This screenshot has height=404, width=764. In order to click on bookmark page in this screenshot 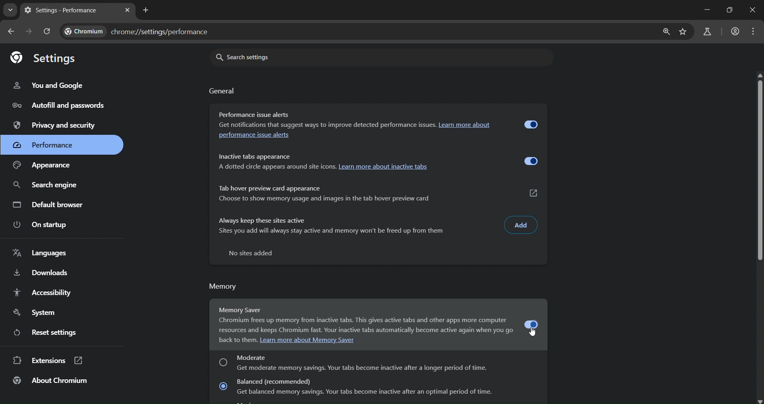, I will do `click(683, 33)`.